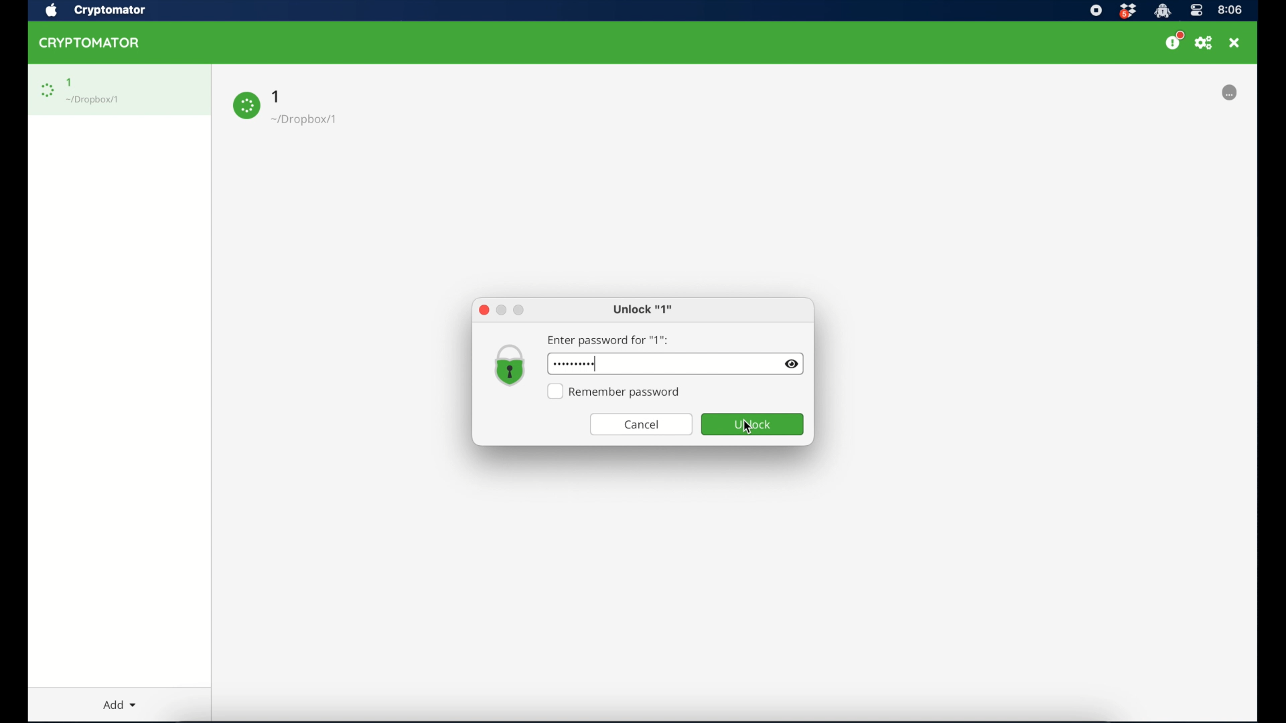  I want to click on preferences, so click(1204, 43).